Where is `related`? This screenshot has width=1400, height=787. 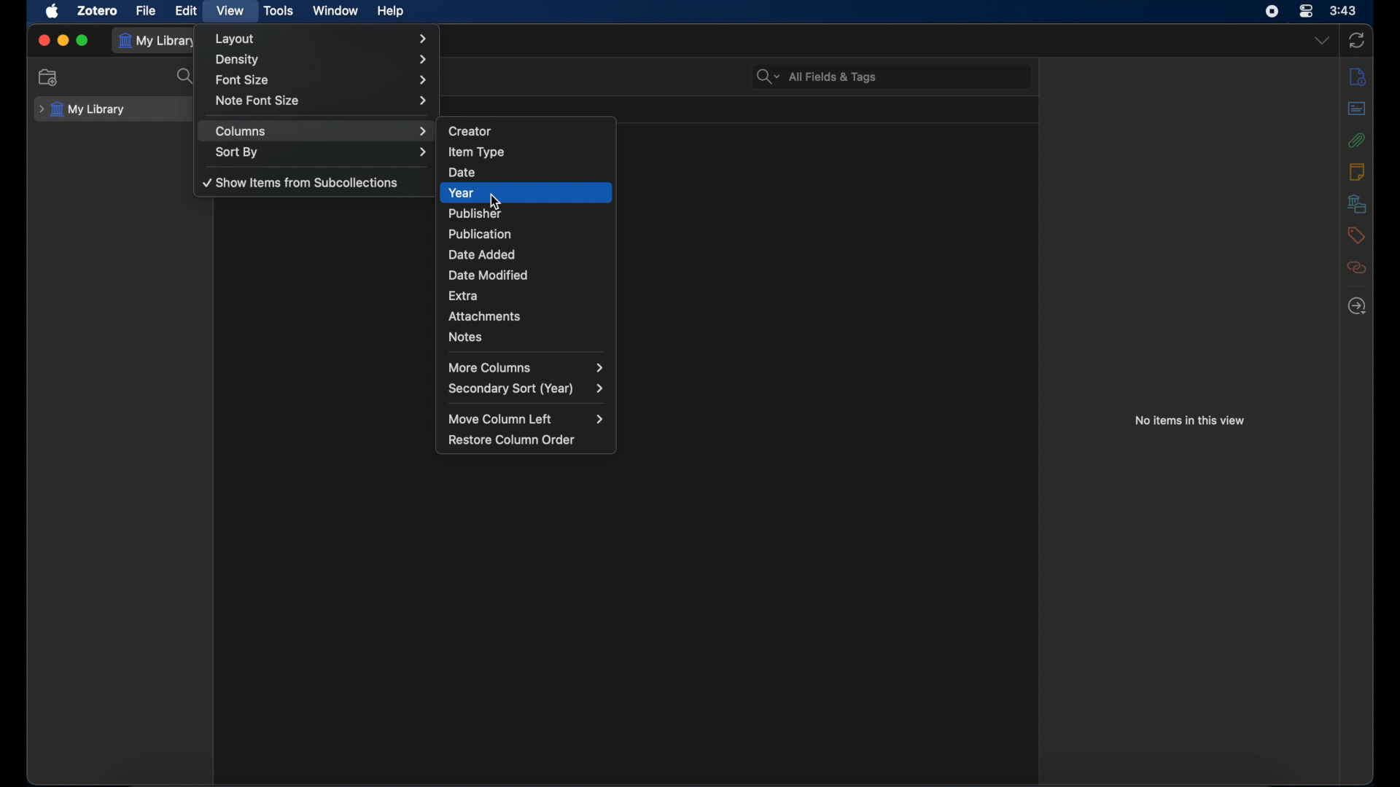 related is located at coordinates (1356, 267).